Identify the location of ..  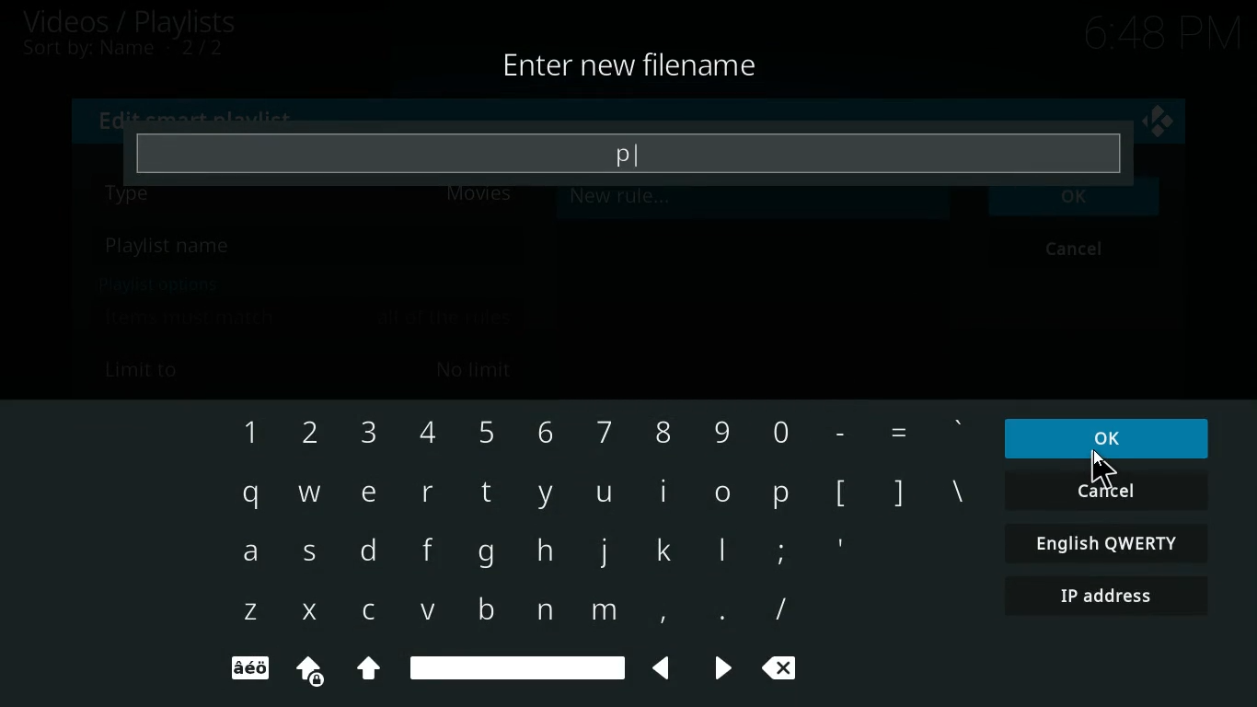
(717, 614).